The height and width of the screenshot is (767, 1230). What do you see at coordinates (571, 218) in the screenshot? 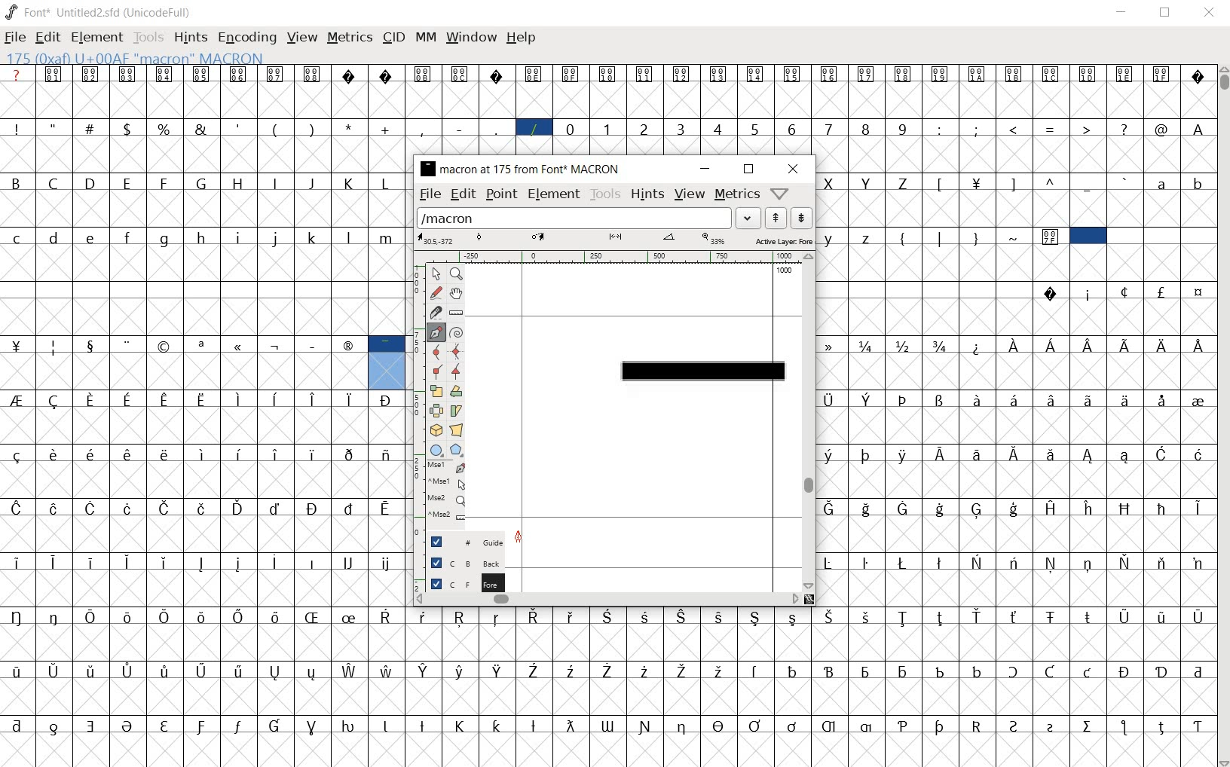
I see `load word list` at bounding box center [571, 218].